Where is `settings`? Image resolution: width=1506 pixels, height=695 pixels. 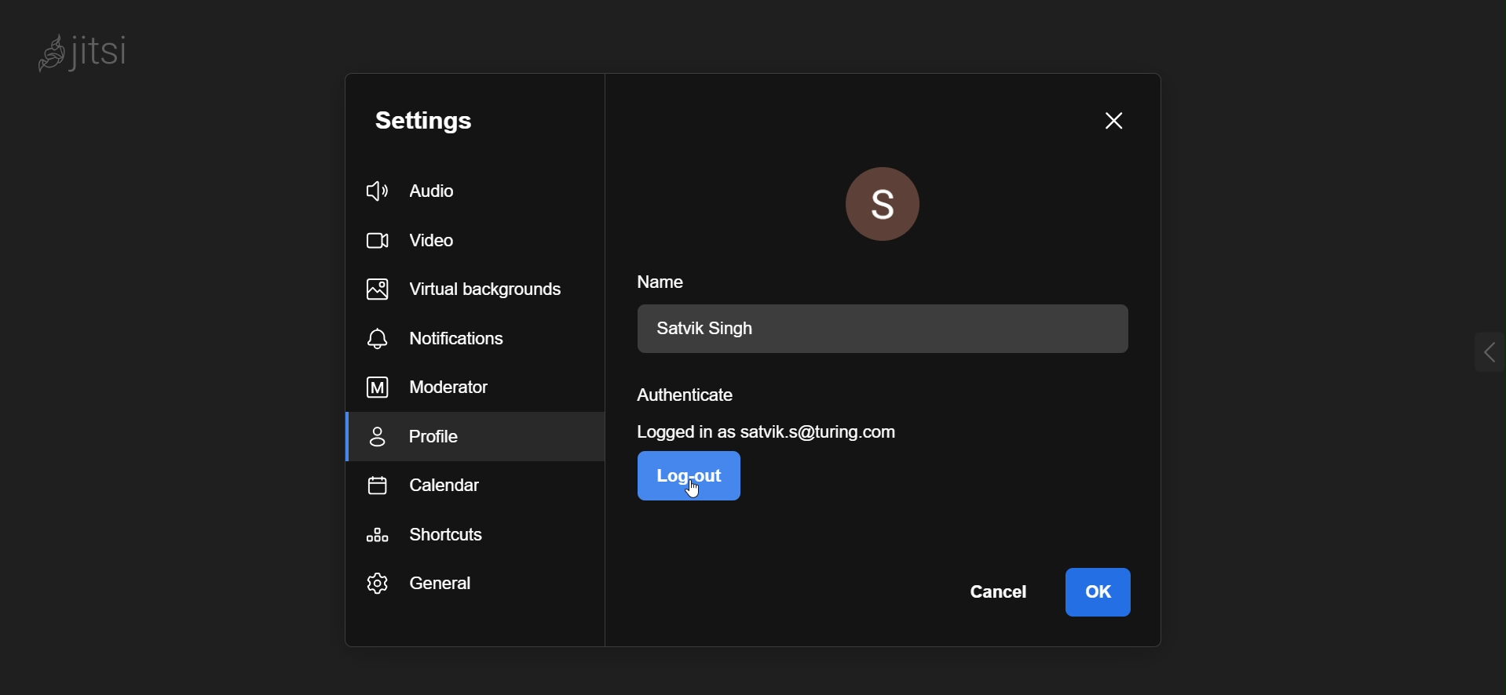 settings is located at coordinates (430, 121).